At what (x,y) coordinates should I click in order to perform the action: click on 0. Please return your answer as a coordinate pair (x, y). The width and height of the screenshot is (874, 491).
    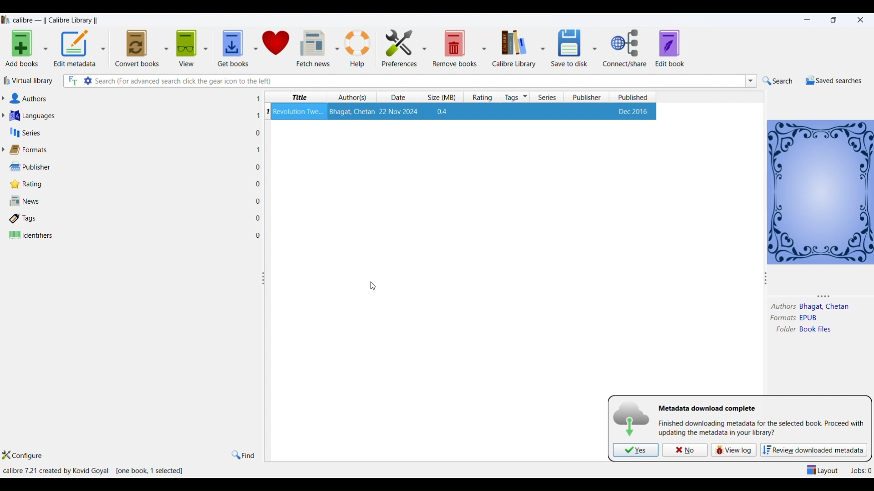
    Looking at the image, I should click on (259, 167).